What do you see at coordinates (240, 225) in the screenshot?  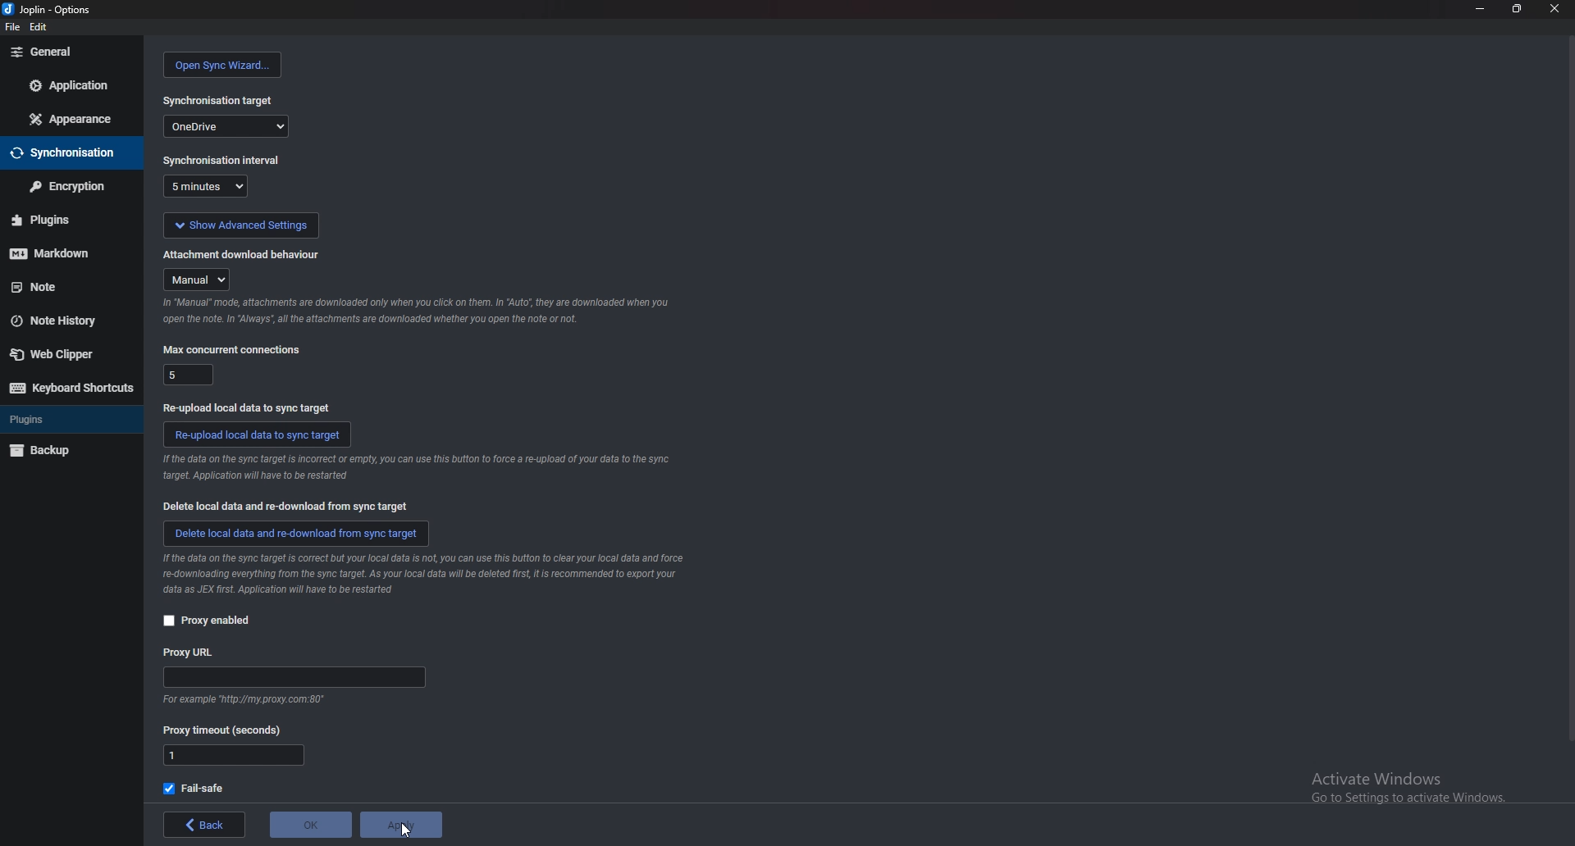 I see `show advanced settings` at bounding box center [240, 225].